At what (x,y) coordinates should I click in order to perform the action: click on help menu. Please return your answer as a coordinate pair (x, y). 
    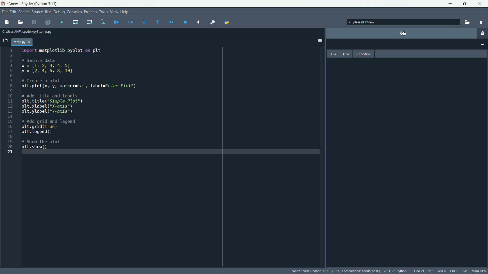
    Looking at the image, I should click on (125, 12).